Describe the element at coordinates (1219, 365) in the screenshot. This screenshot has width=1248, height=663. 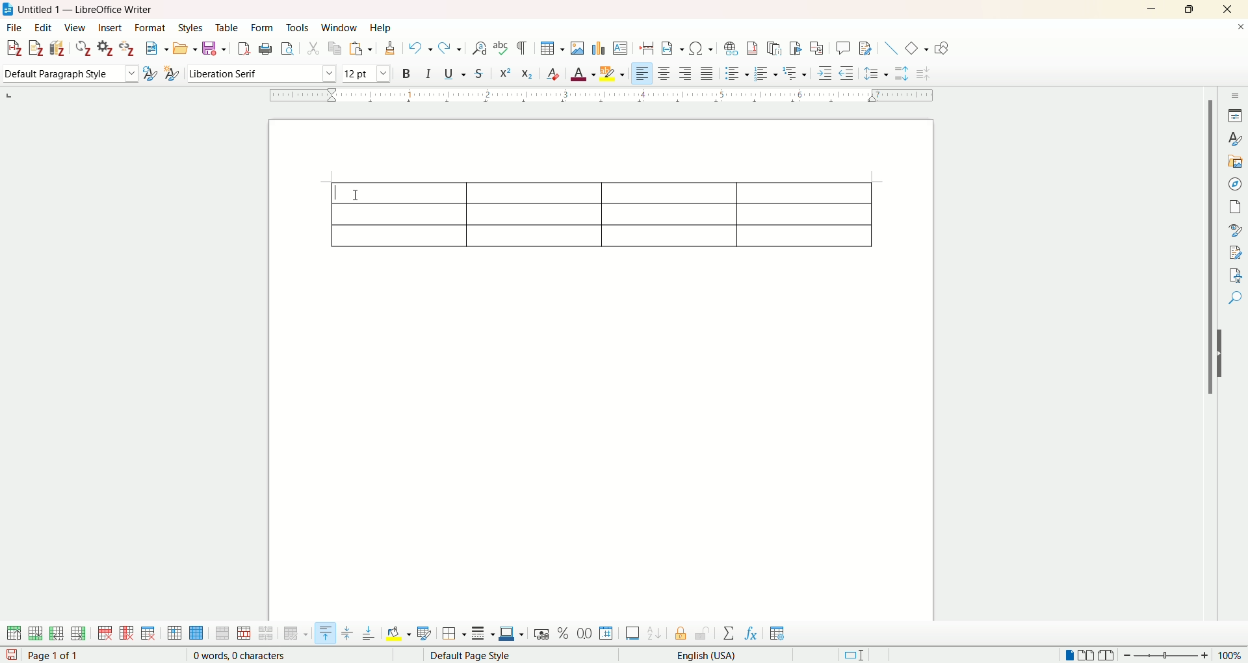
I see `hide` at that location.